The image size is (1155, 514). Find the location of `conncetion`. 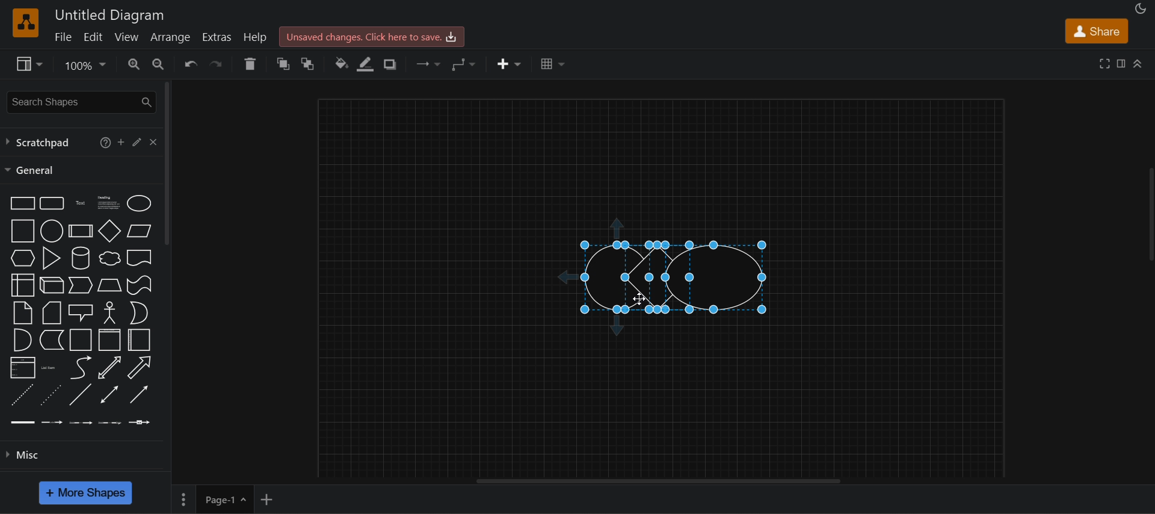

conncetion is located at coordinates (426, 63).